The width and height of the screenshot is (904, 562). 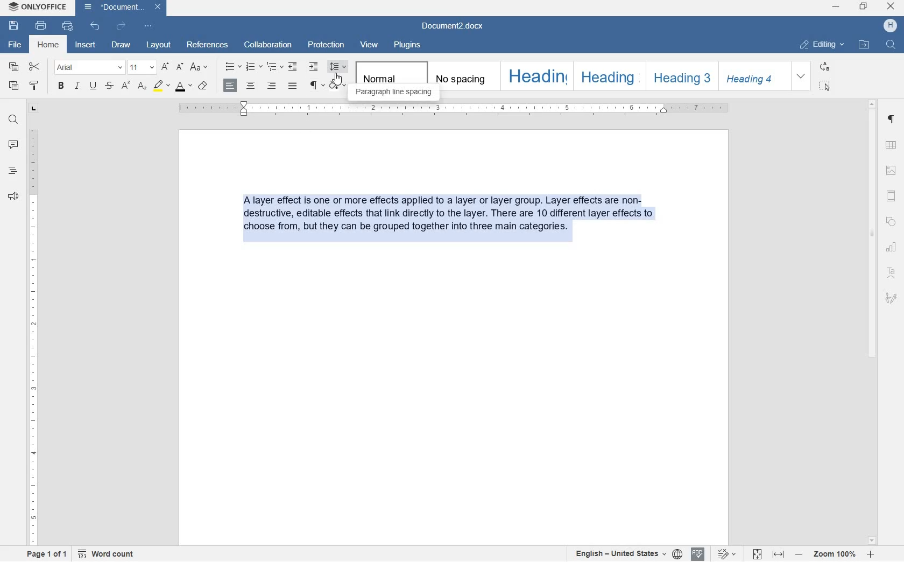 What do you see at coordinates (142, 87) in the screenshot?
I see `subscript` at bounding box center [142, 87].